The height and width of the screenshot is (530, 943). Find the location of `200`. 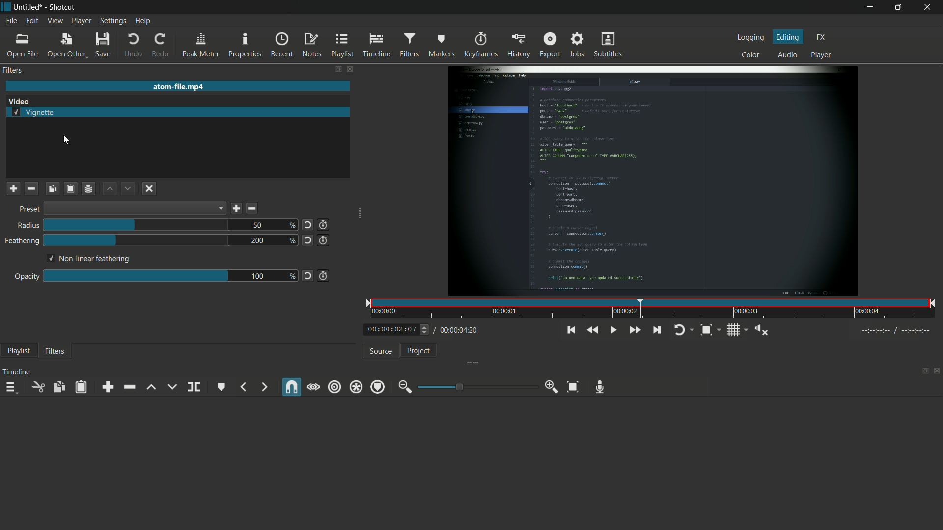

200 is located at coordinates (258, 241).